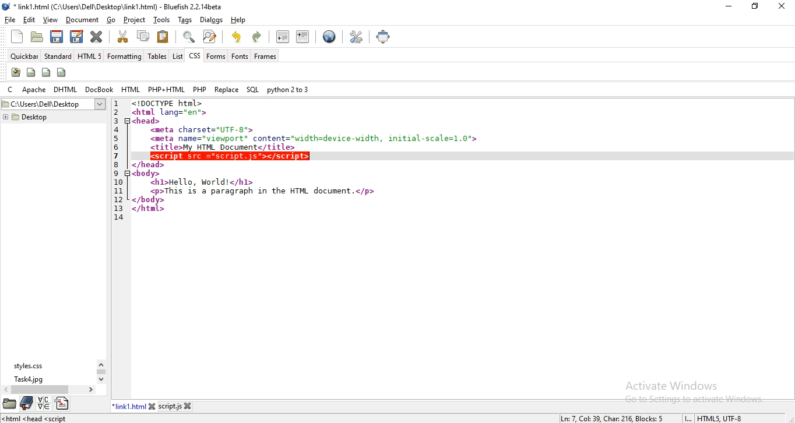  Describe the element at coordinates (720, 418) in the screenshot. I see `text encoding` at that location.